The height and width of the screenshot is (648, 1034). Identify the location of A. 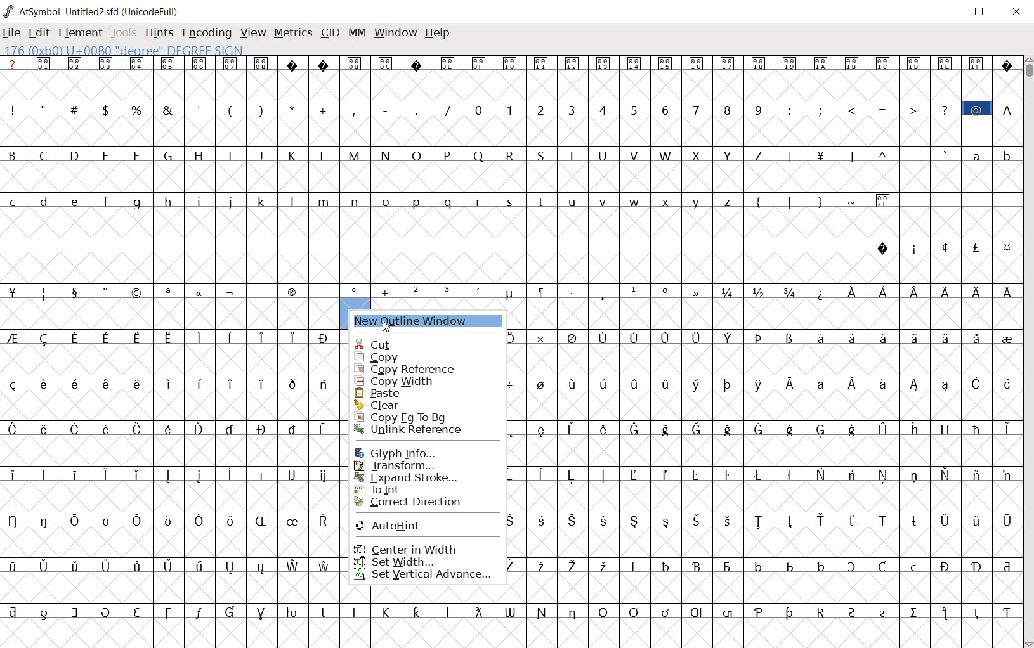
(1007, 108).